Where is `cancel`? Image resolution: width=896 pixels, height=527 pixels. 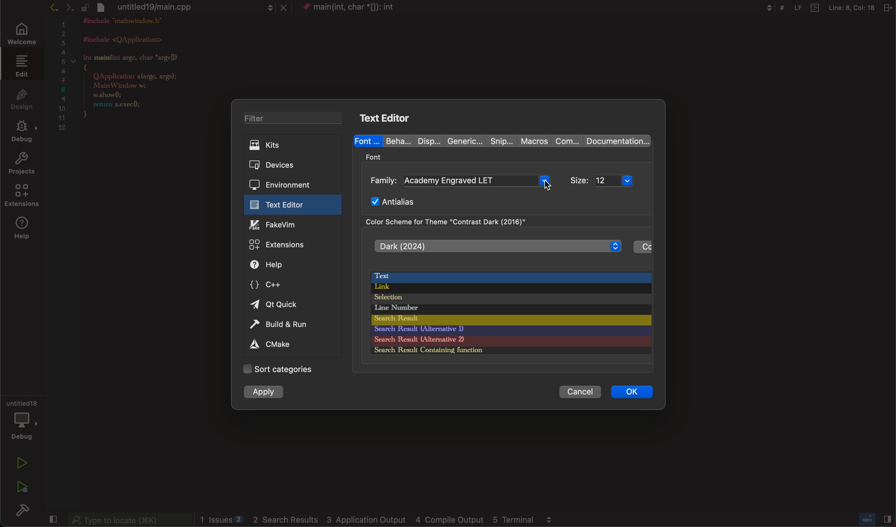
cancel is located at coordinates (576, 392).